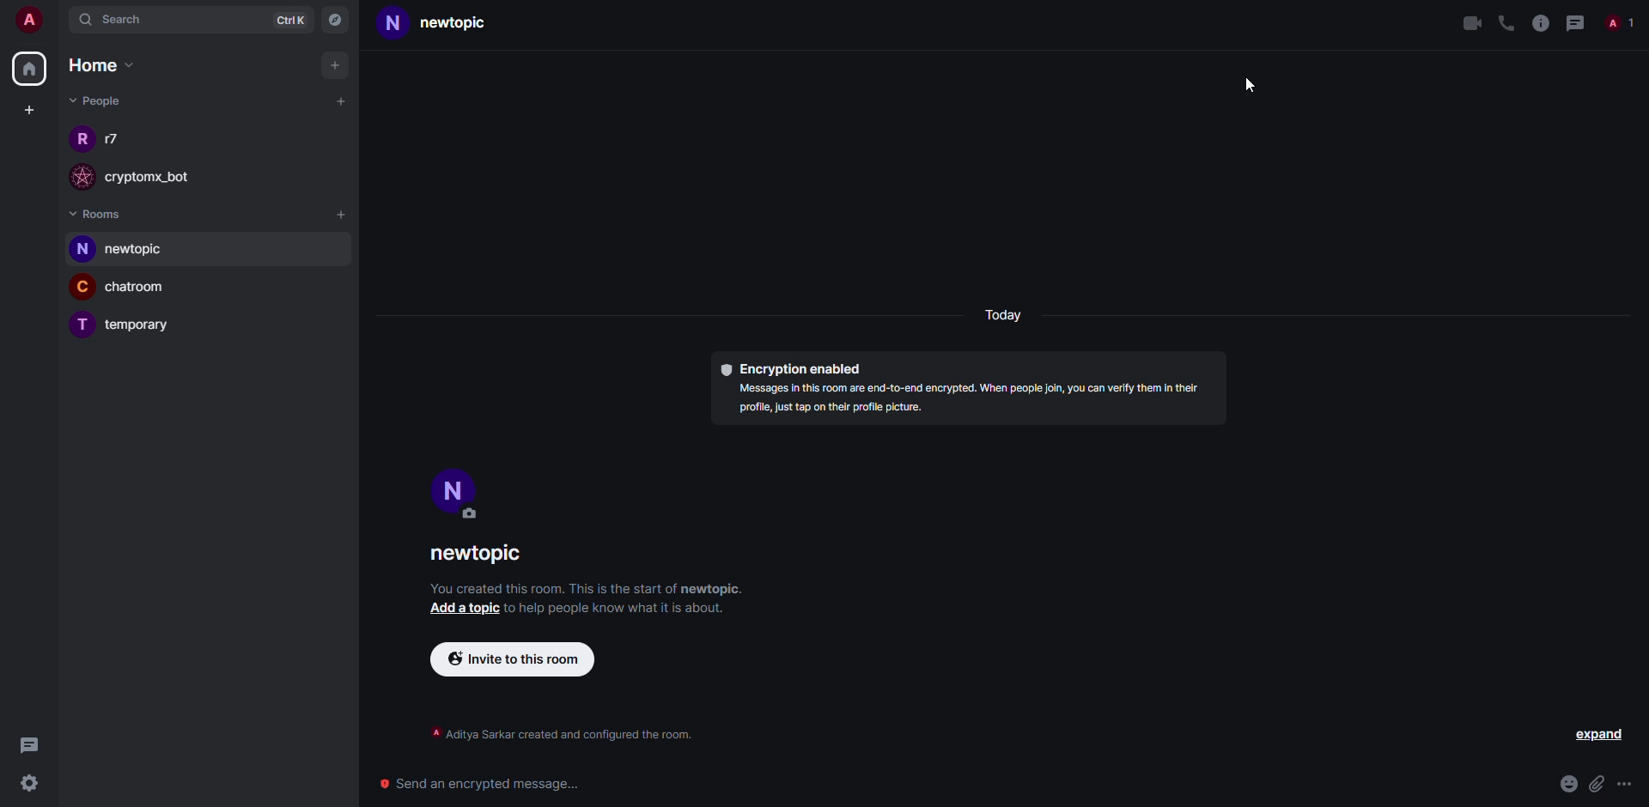  What do you see at coordinates (1598, 736) in the screenshot?
I see `expand` at bounding box center [1598, 736].